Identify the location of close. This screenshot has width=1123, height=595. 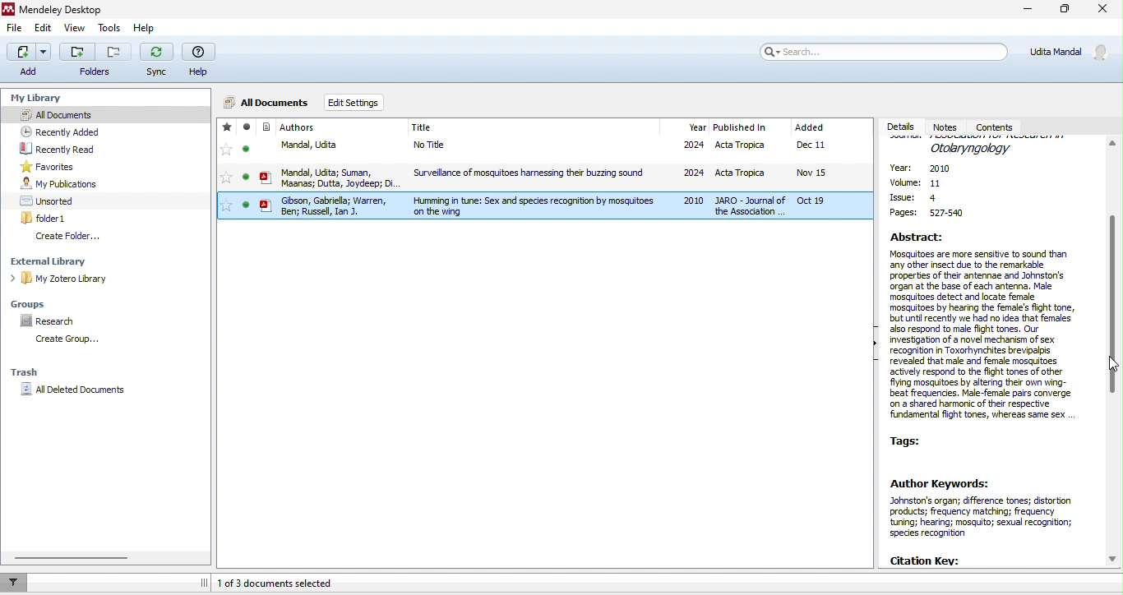
(1102, 12).